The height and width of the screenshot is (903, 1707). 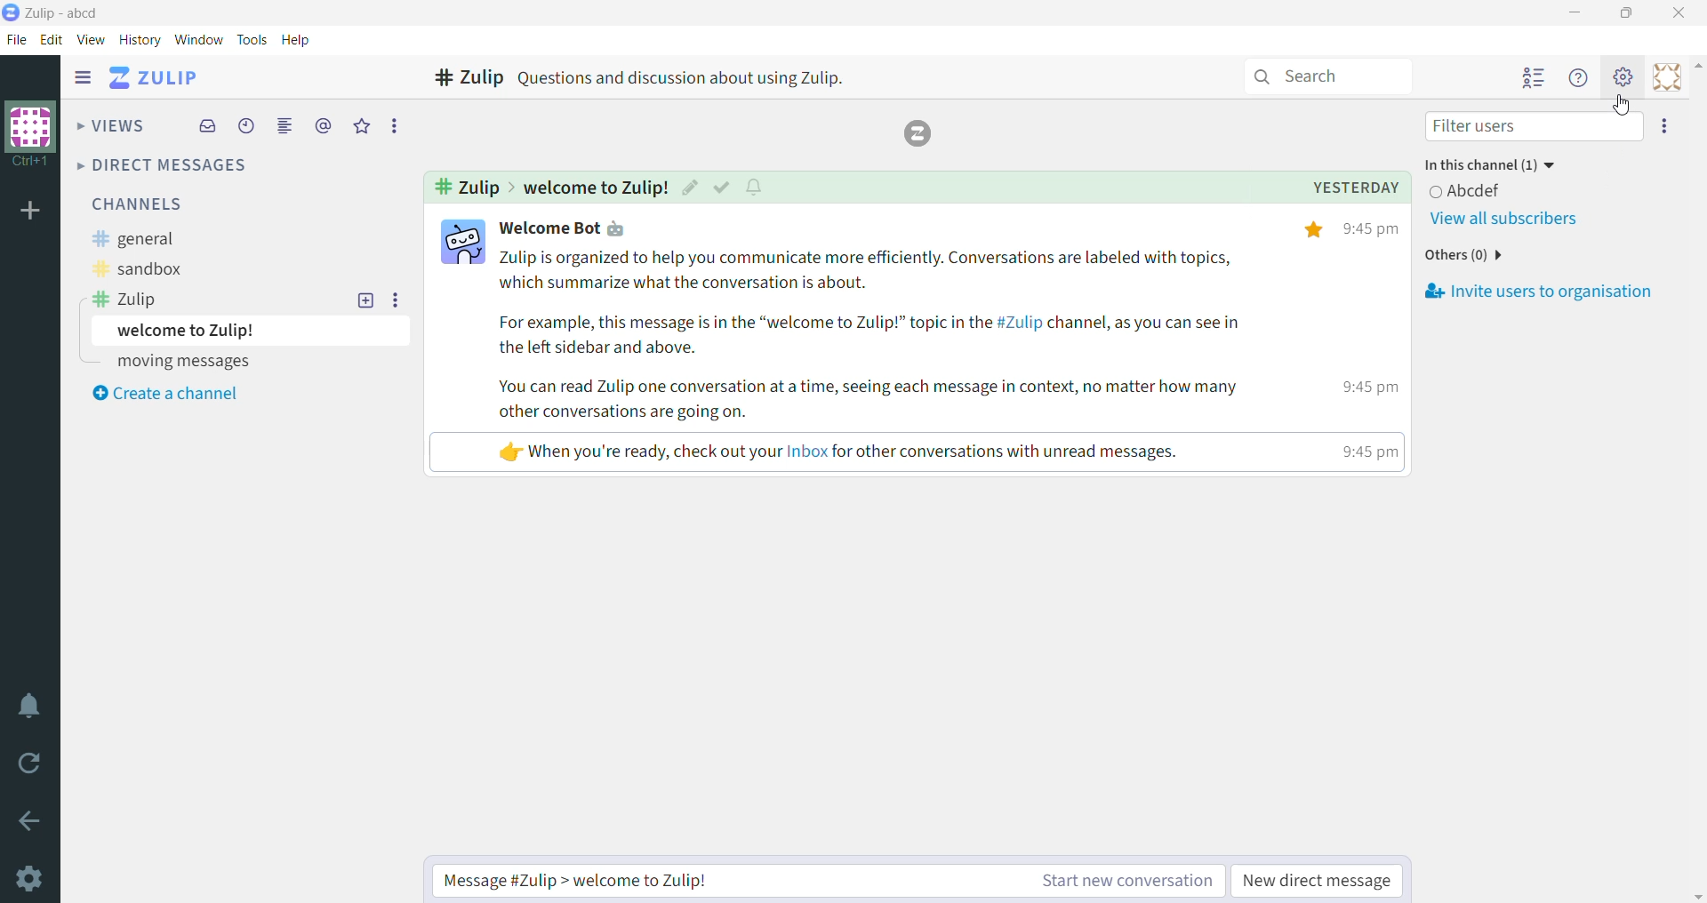 I want to click on Direct Messages, so click(x=166, y=164).